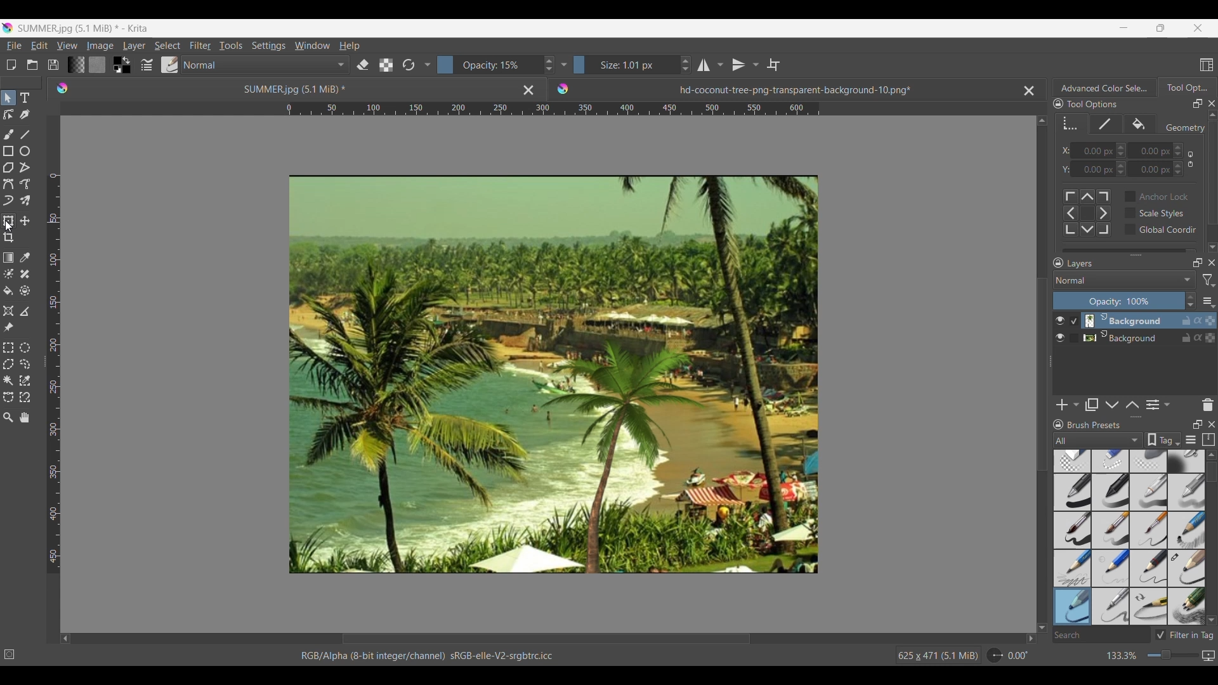 The image size is (1218, 685). What do you see at coordinates (13, 46) in the screenshot?
I see `File` at bounding box center [13, 46].